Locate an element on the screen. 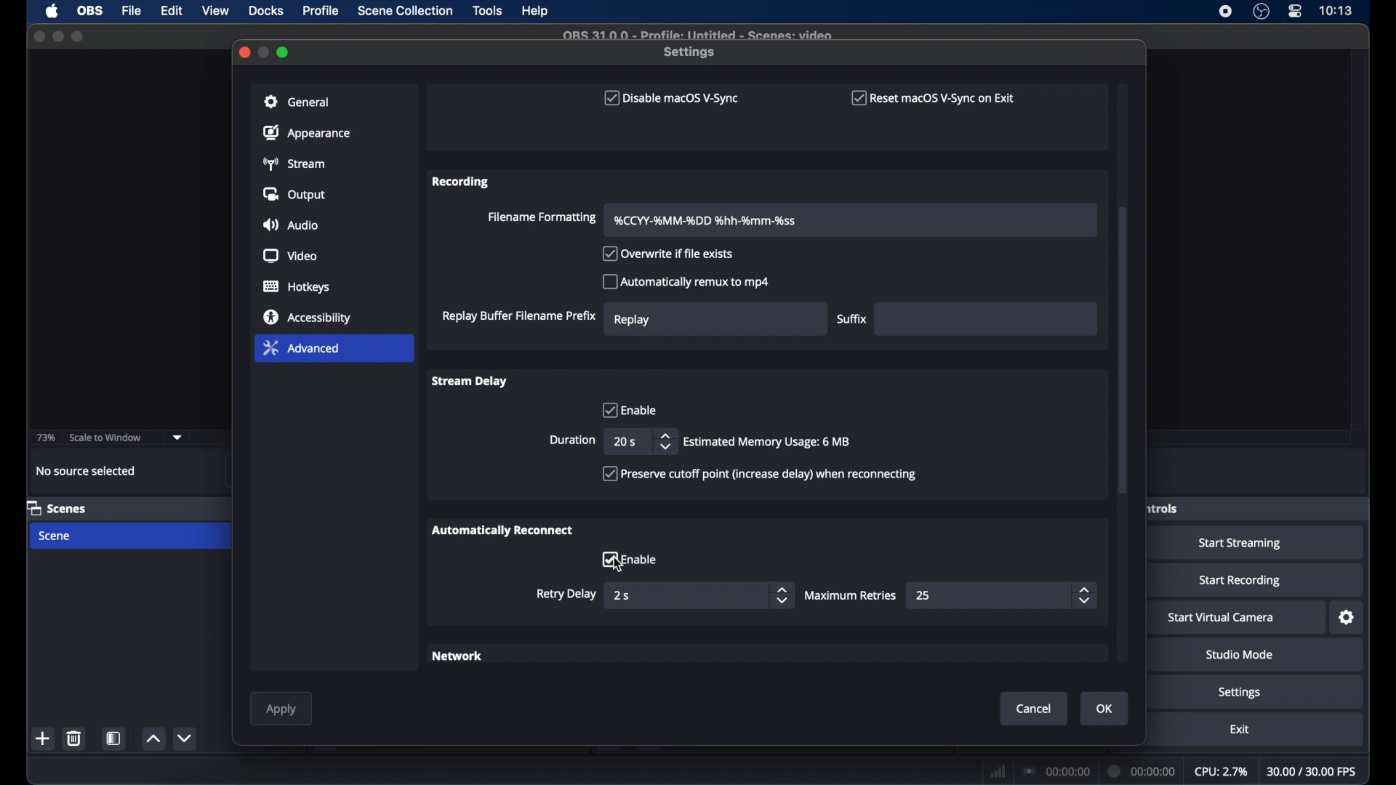 Image resolution: width=1396 pixels, height=785 pixels. stream is located at coordinates (294, 164).